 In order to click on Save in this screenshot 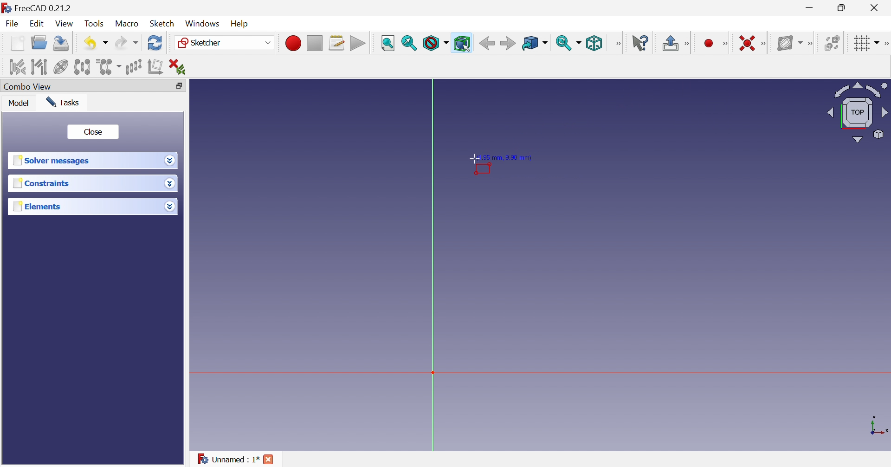, I will do `click(95, 43)`.